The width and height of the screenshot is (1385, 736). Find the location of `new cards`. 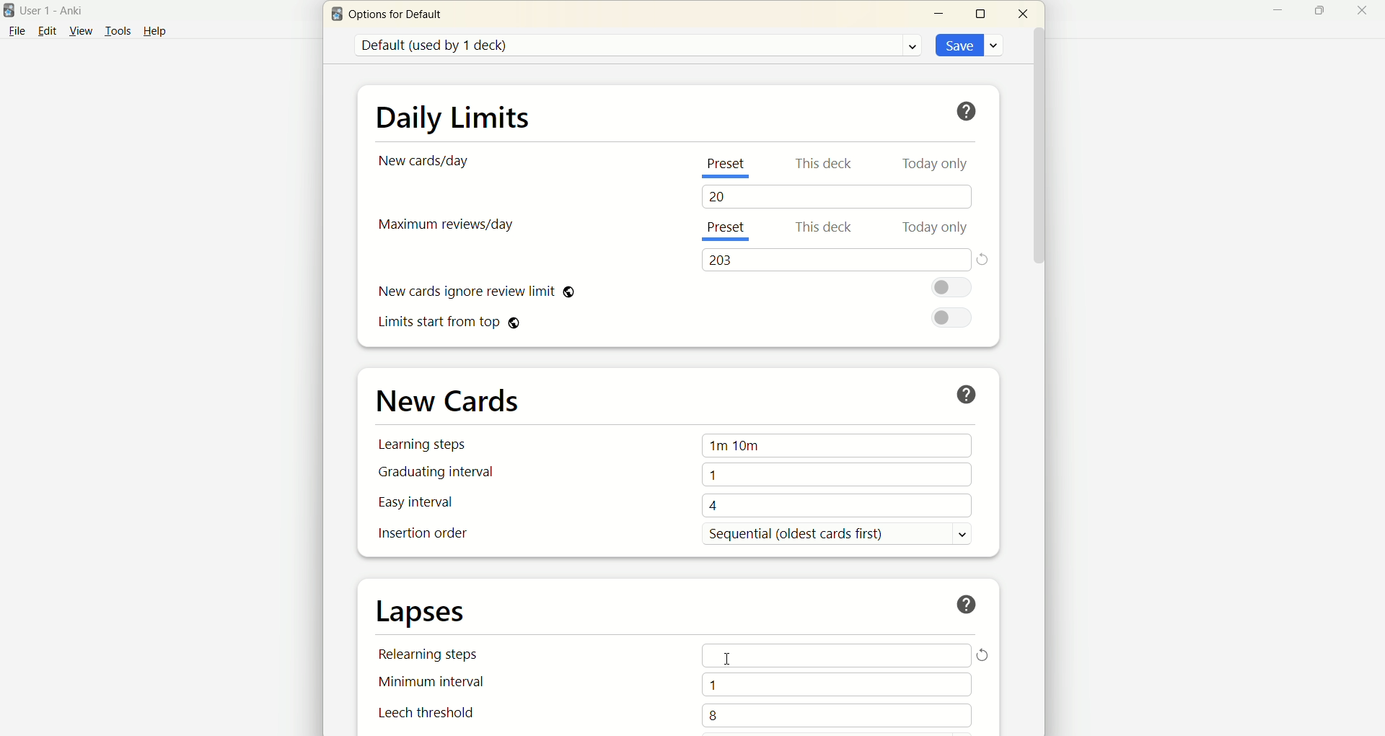

new cards is located at coordinates (449, 399).